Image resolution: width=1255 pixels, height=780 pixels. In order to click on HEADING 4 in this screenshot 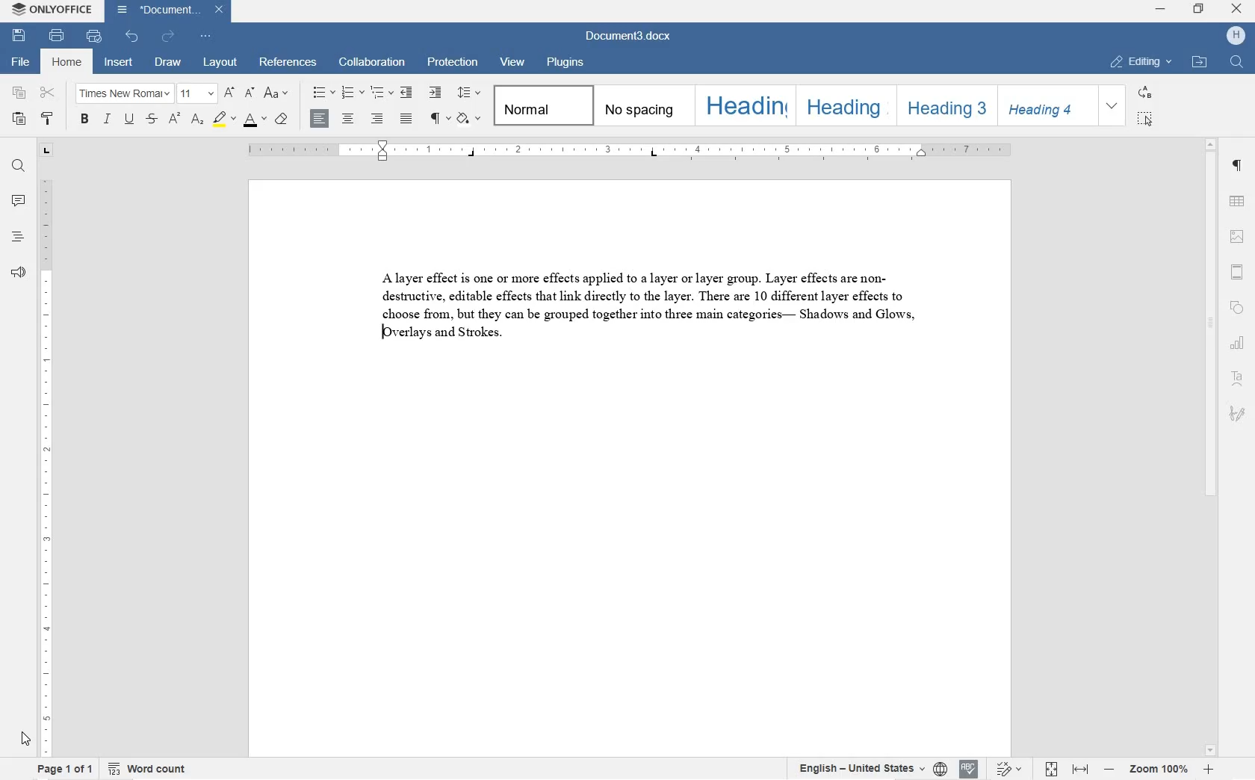, I will do `click(1046, 105)`.